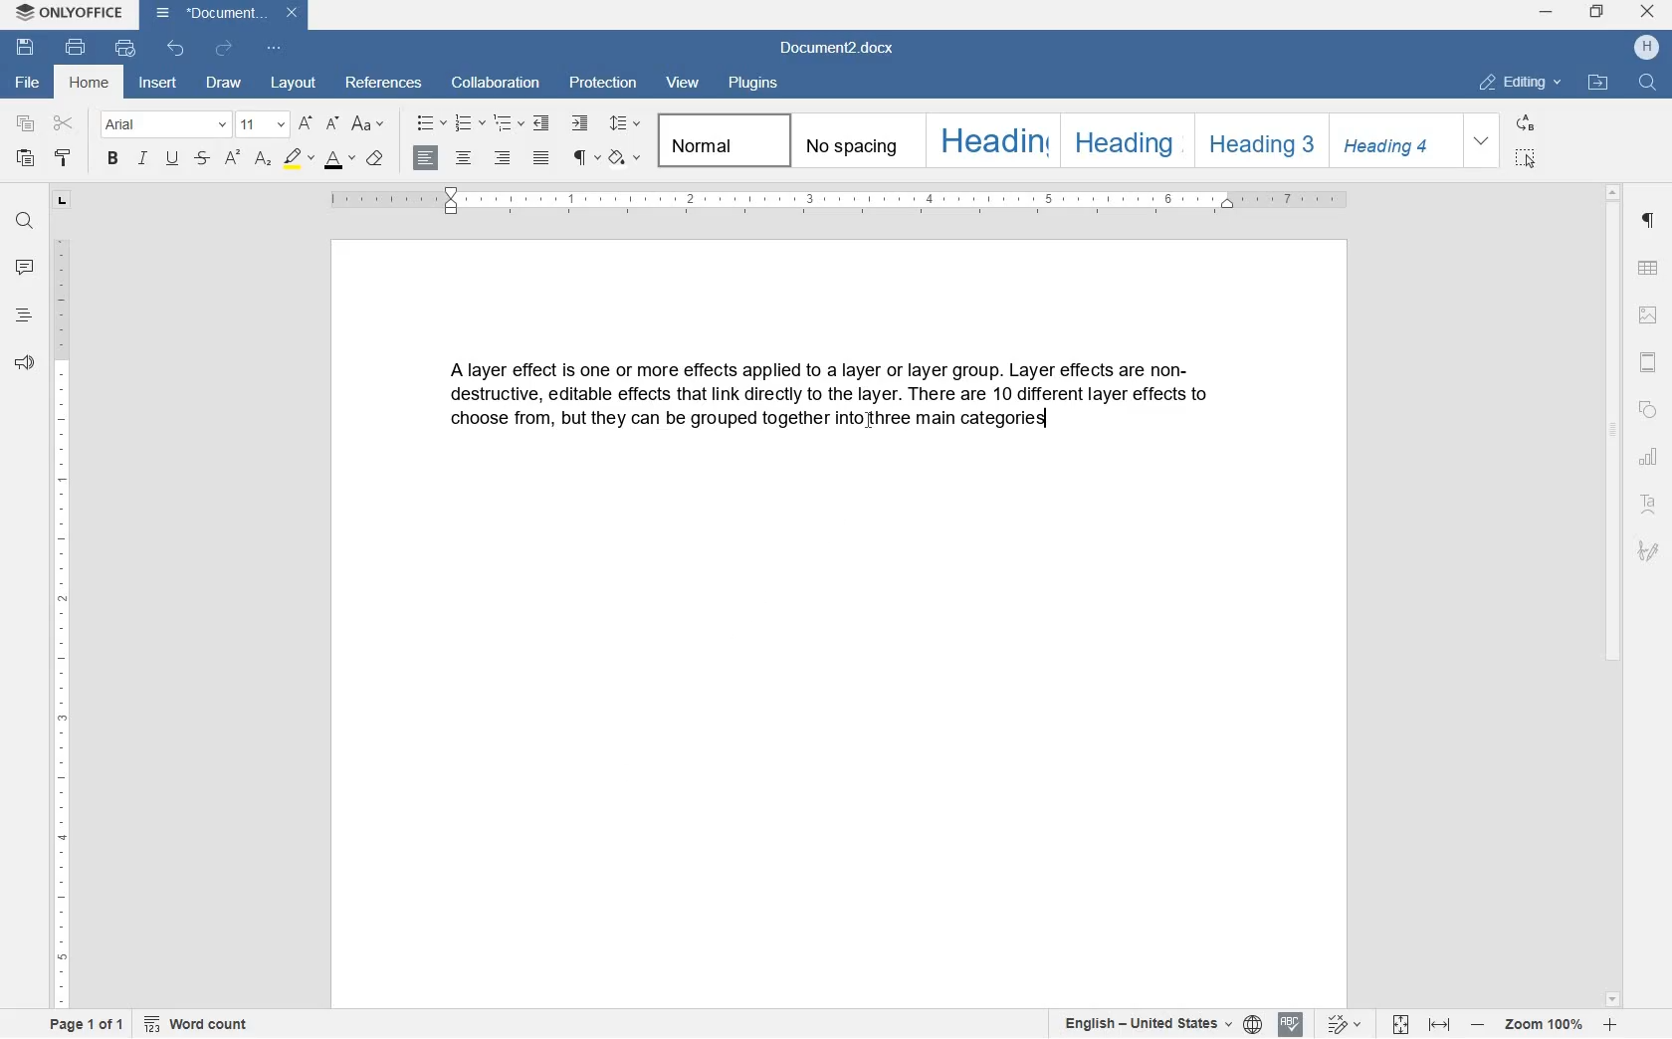 This screenshot has height=1039, width=1672. What do you see at coordinates (125, 49) in the screenshot?
I see `quick print` at bounding box center [125, 49].